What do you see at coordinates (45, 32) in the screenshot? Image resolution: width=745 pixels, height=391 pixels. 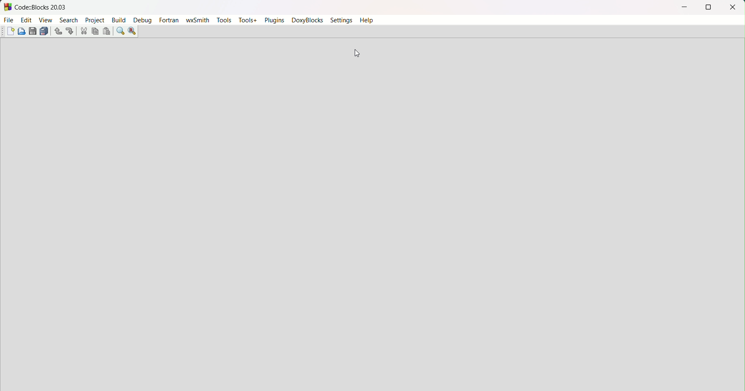 I see `save all` at bounding box center [45, 32].